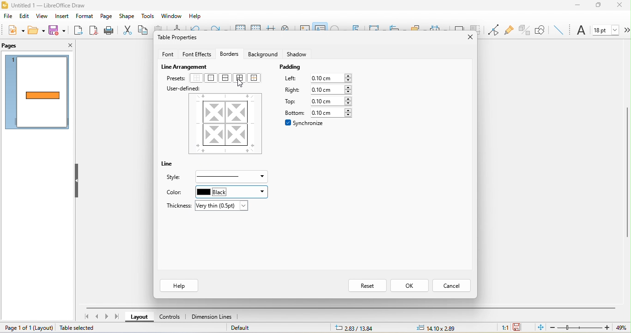  What do you see at coordinates (15, 30) in the screenshot?
I see `new` at bounding box center [15, 30].